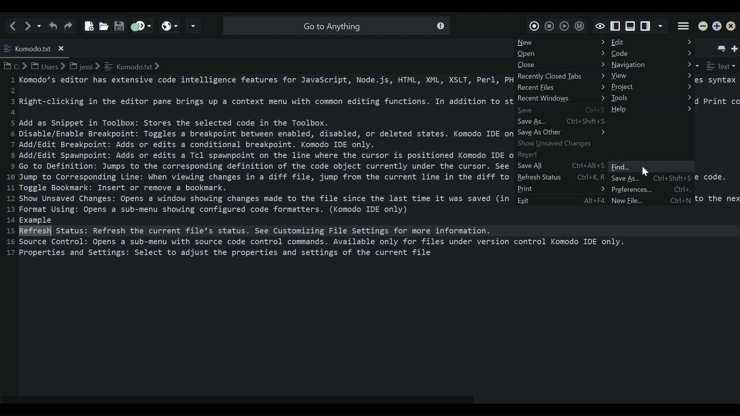 Image resolution: width=740 pixels, height=416 pixels. Describe the element at coordinates (630, 26) in the screenshot. I see `Show/Hide Pane Below` at that location.